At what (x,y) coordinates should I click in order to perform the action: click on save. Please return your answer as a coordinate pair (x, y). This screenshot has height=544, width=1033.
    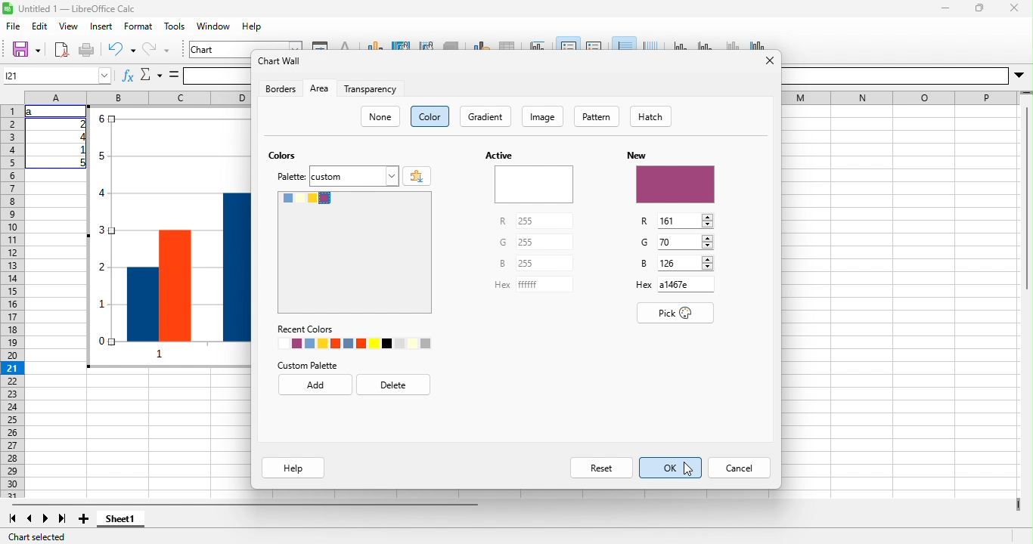
    Looking at the image, I should click on (26, 50).